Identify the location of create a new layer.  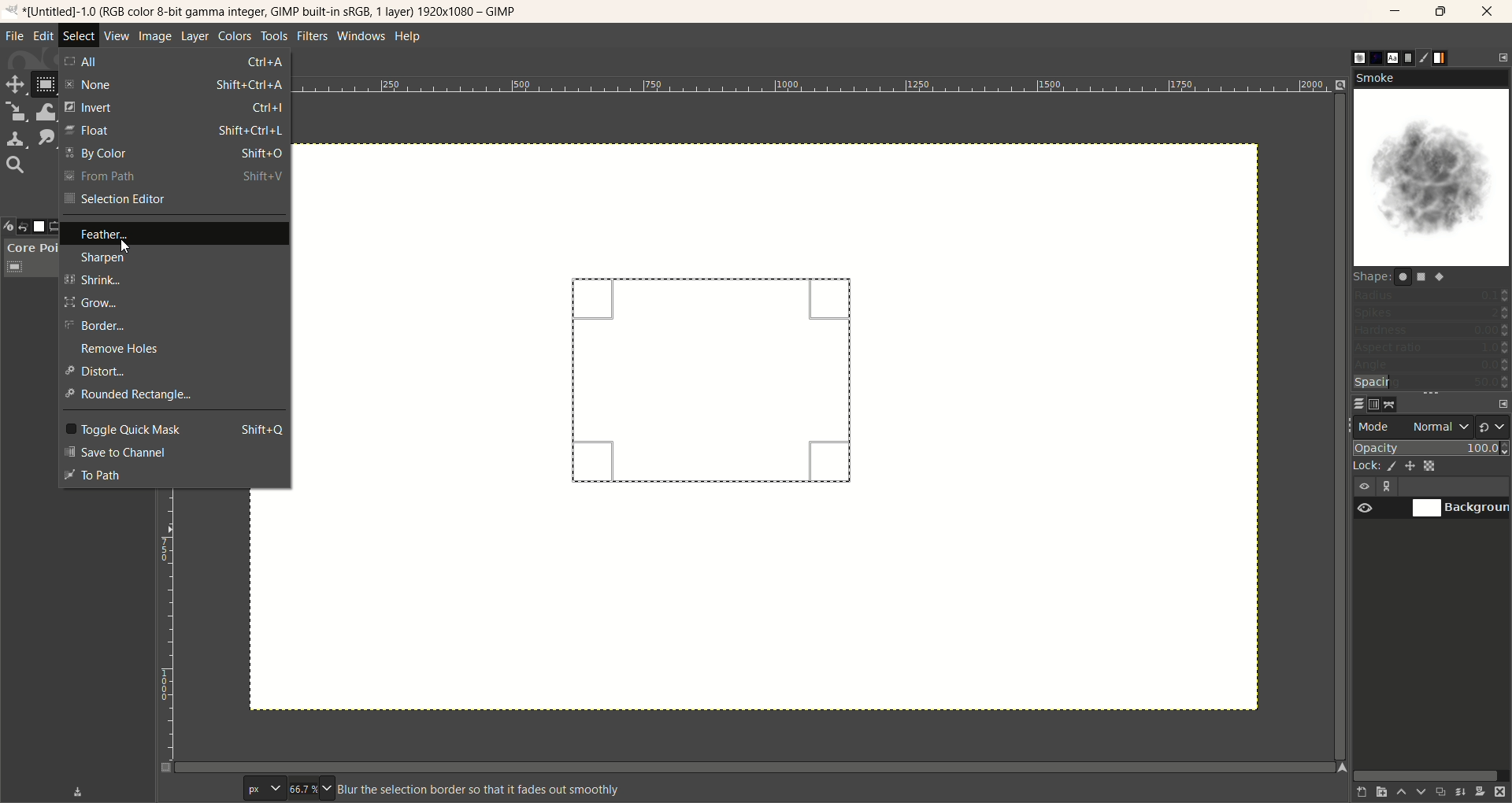
(1381, 793).